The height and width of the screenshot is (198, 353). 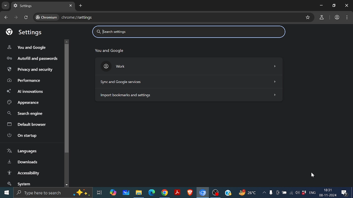 What do you see at coordinates (188, 95) in the screenshot?
I see `Import bookmarks and settings` at bounding box center [188, 95].